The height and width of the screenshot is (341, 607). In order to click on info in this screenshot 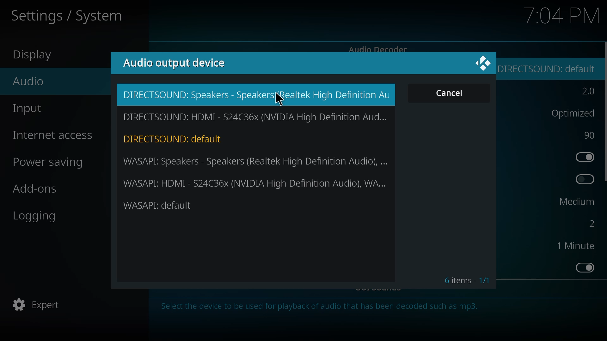, I will do `click(321, 308)`.